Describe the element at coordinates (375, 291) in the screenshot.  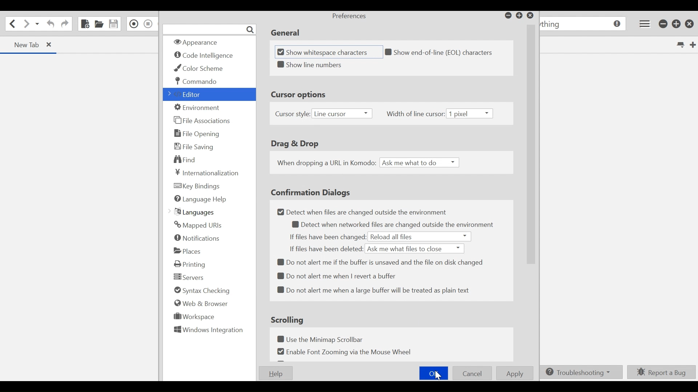
I see `Do not alert me when a large buffer will be treated as plain text` at that location.